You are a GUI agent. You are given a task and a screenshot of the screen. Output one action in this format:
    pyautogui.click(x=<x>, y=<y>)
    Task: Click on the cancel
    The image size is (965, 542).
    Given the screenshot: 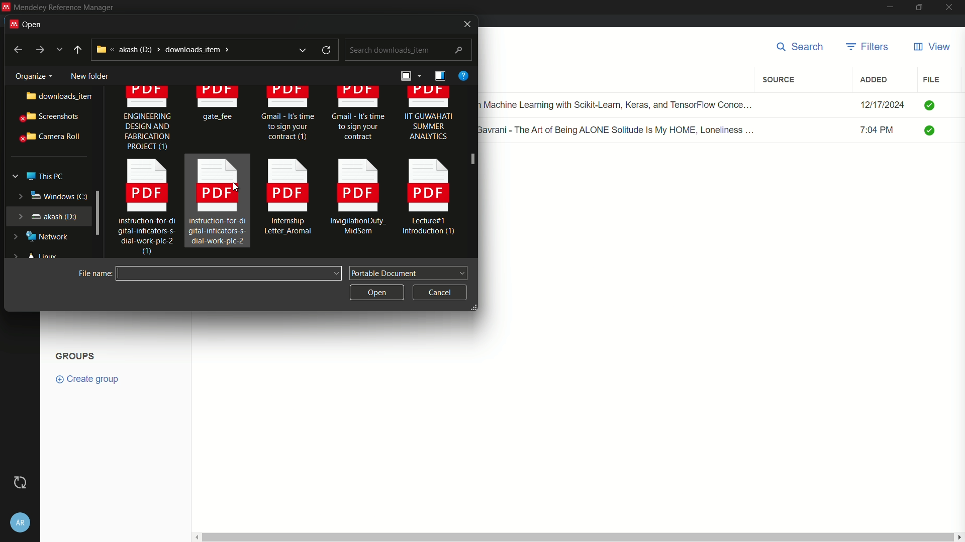 What is the action you would take?
    pyautogui.click(x=440, y=291)
    